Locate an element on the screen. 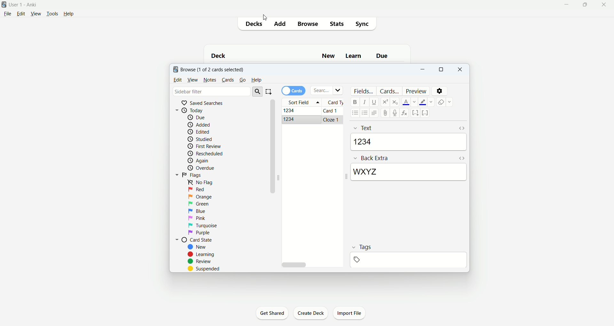 The height and width of the screenshot is (326, 614). edited is located at coordinates (198, 132).